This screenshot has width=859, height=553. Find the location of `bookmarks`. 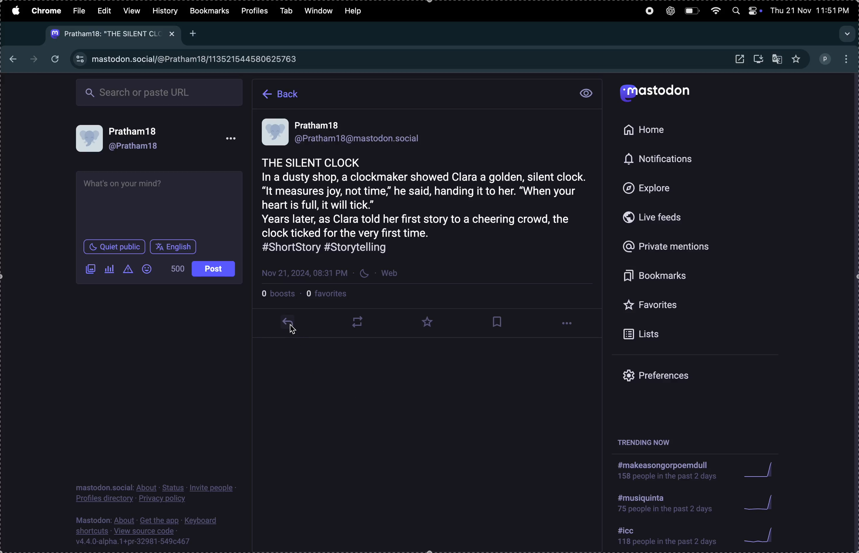

bookmarks is located at coordinates (209, 12).